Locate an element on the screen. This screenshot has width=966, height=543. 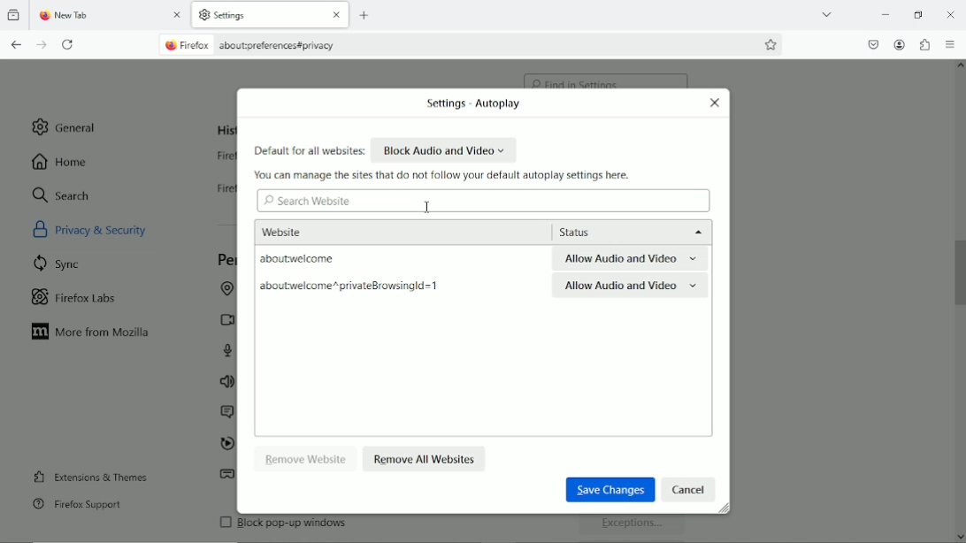
Allow Audio and Video is located at coordinates (630, 287).